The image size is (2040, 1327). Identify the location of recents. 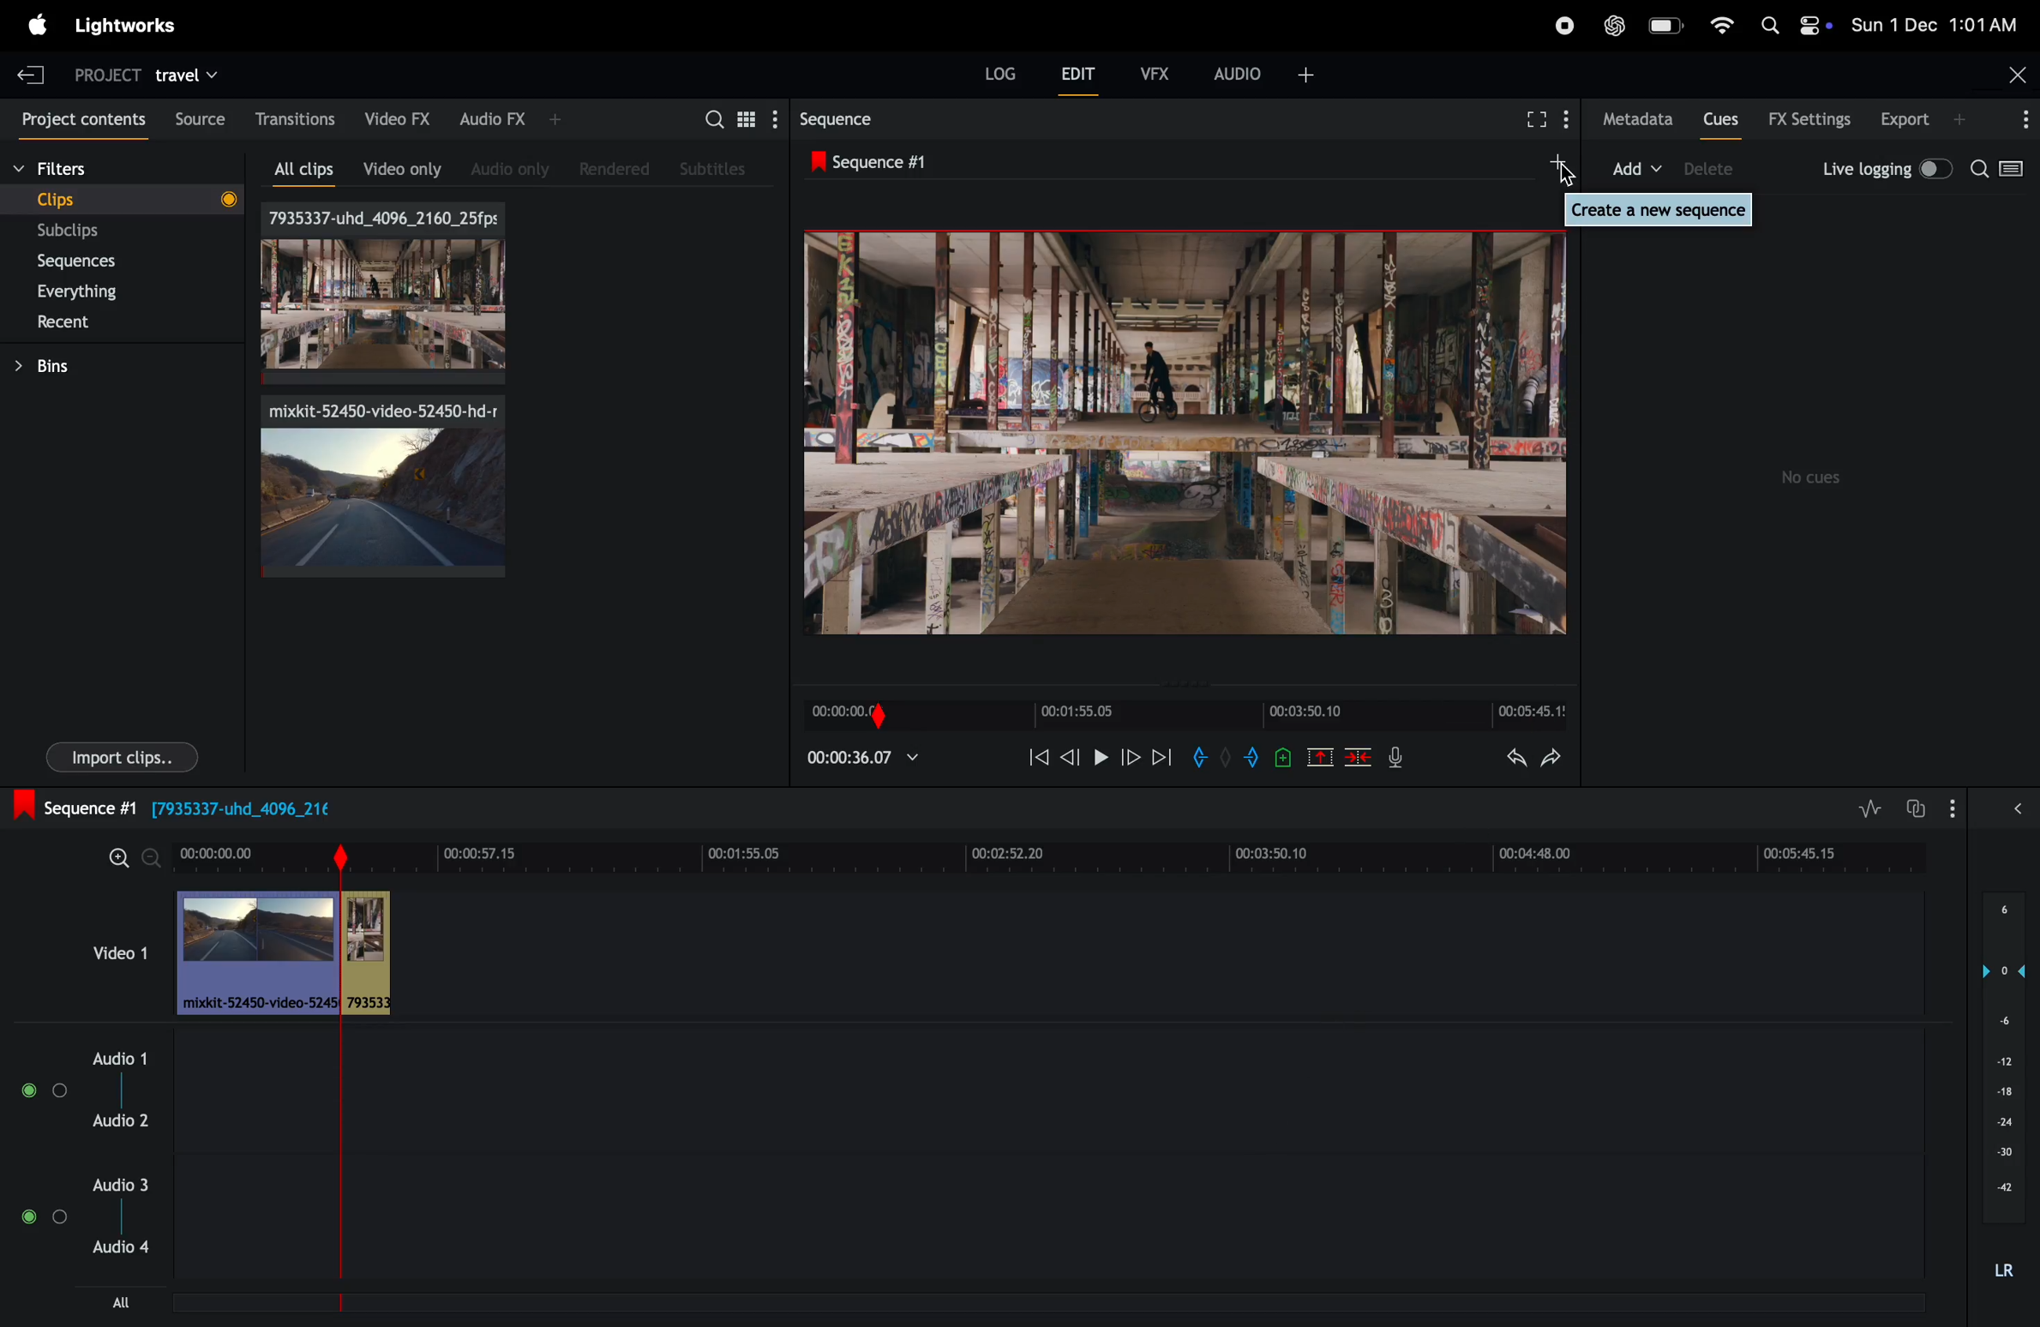
(128, 322).